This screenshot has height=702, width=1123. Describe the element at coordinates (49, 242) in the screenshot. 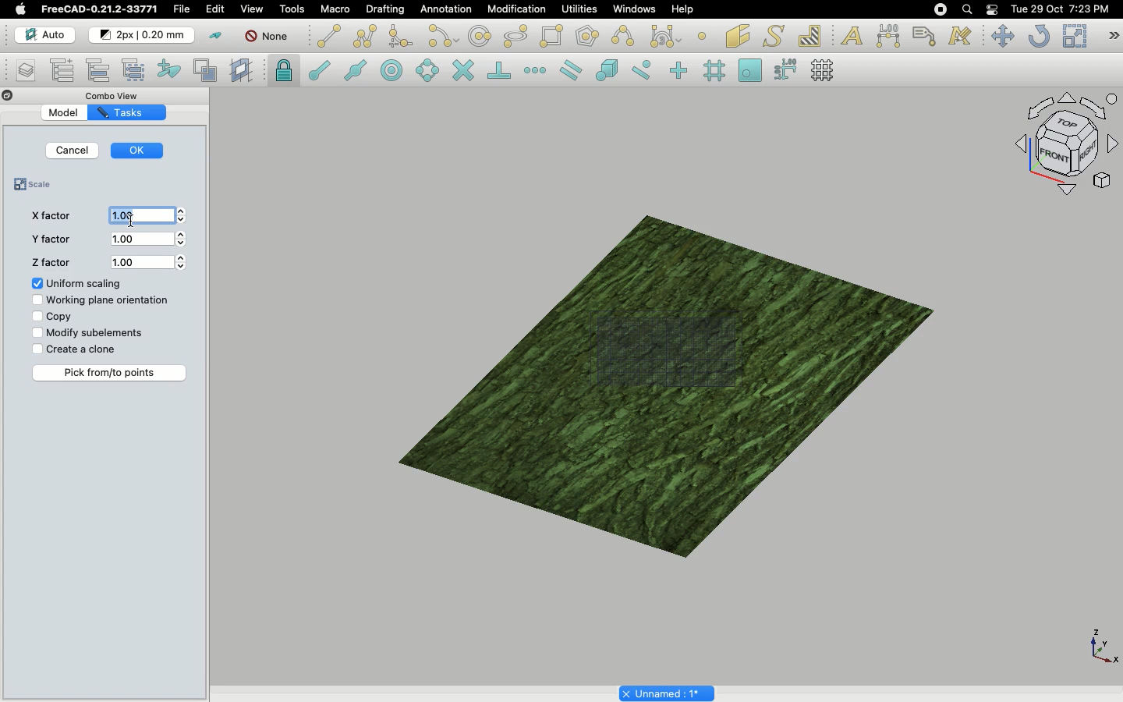

I see `Y factor` at that location.